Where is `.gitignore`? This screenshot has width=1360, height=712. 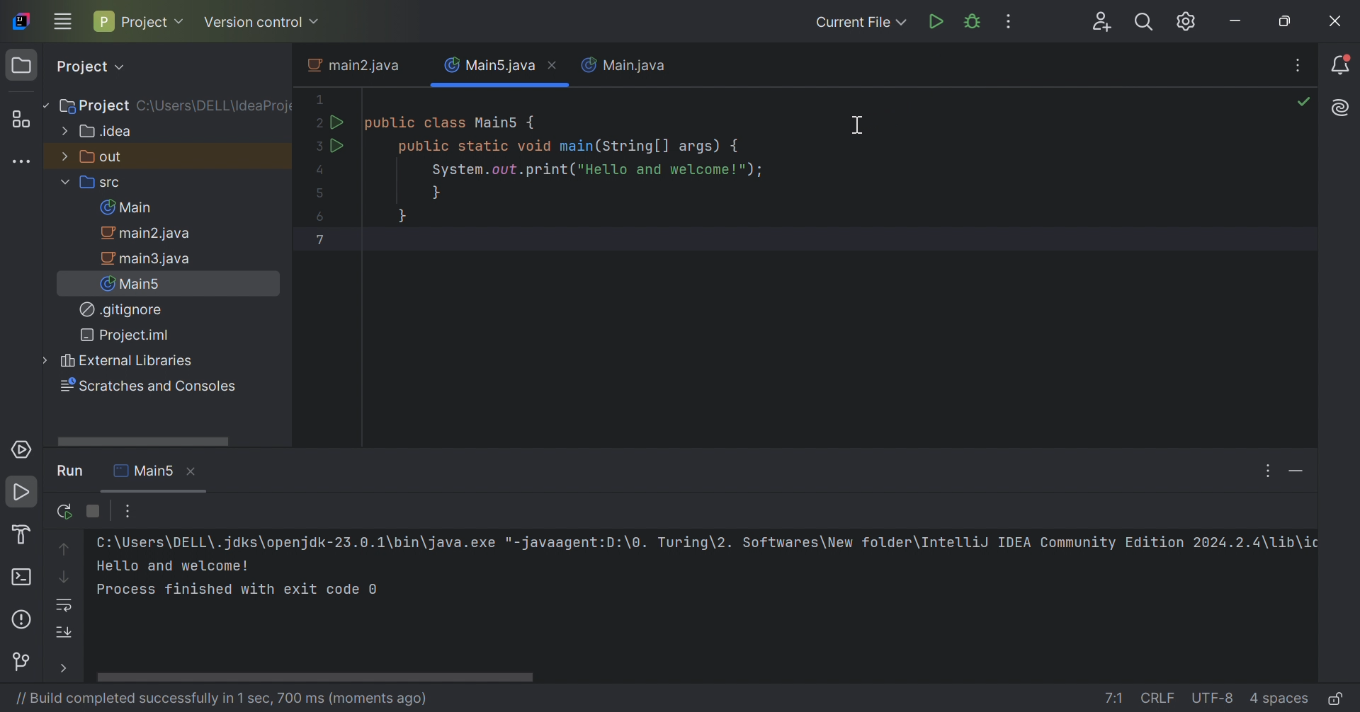
.gitignore is located at coordinates (120, 309).